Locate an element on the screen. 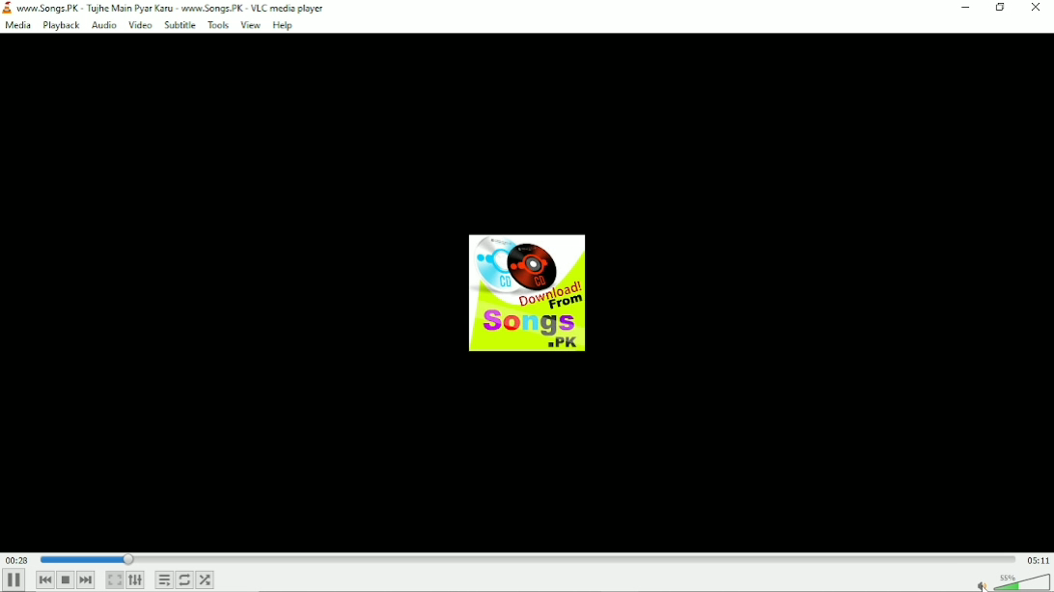  Close is located at coordinates (1036, 10).